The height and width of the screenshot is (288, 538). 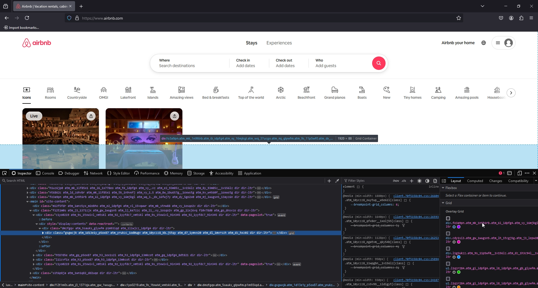 I want to click on favourites, so click(x=459, y=18).